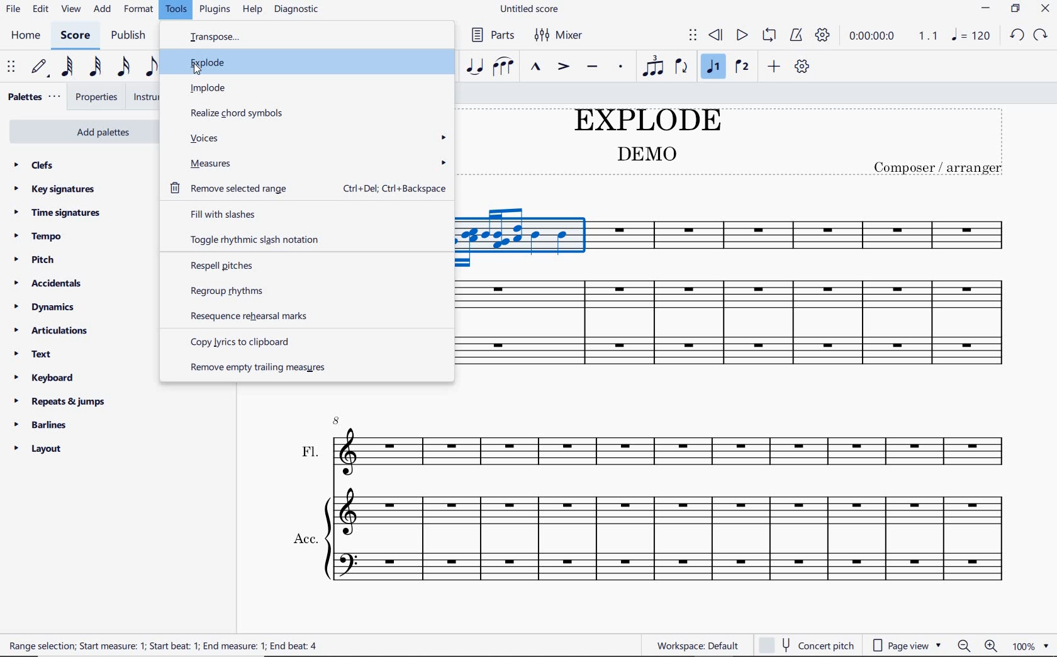 The width and height of the screenshot is (1057, 657). What do you see at coordinates (693, 643) in the screenshot?
I see `workspace: default` at bounding box center [693, 643].